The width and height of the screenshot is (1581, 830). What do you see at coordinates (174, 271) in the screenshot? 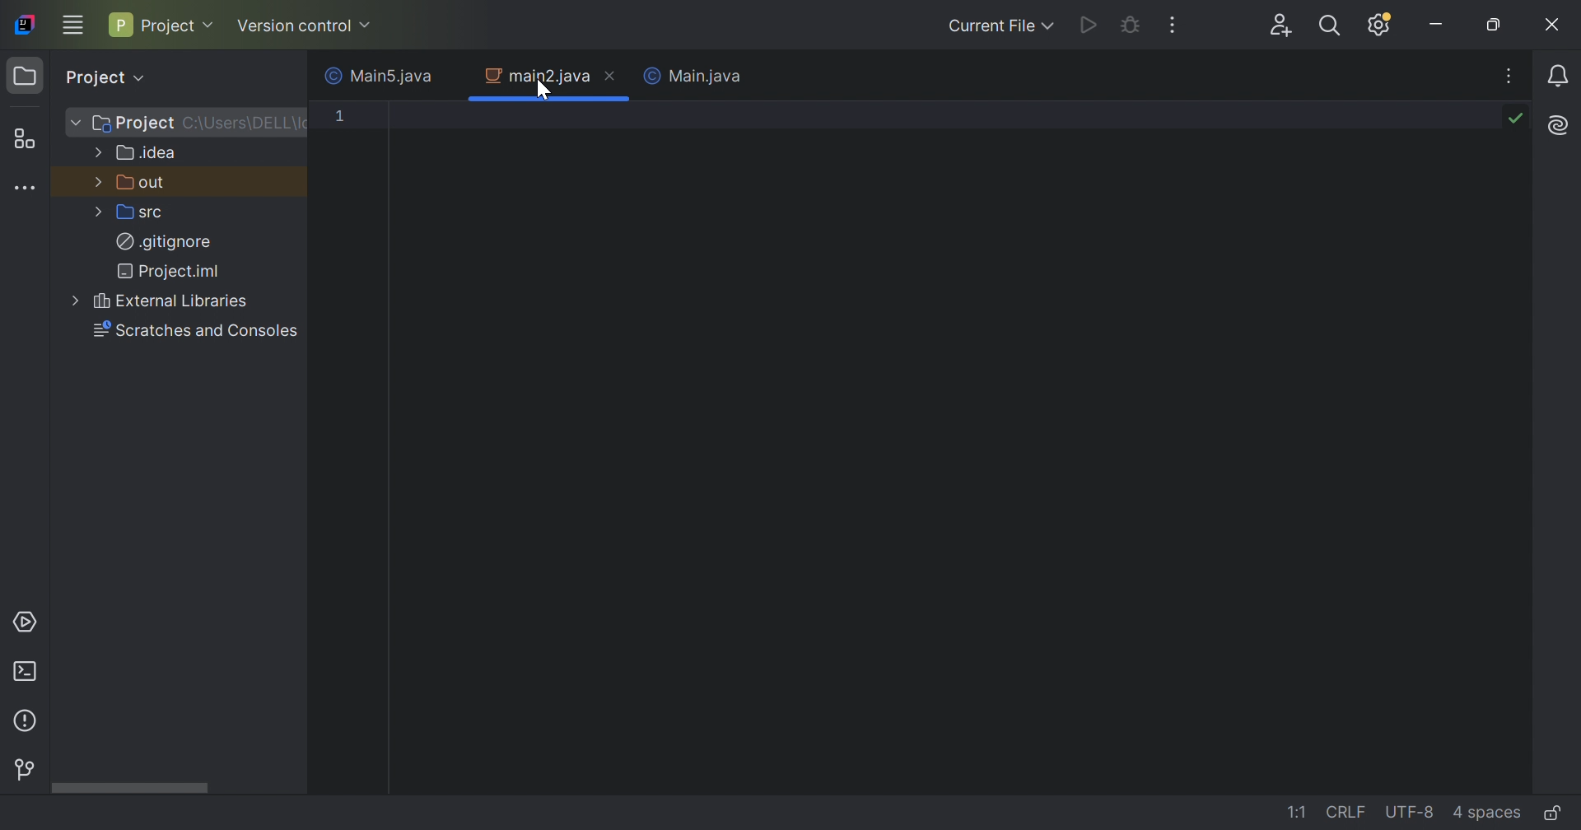
I see `Project.iml` at bounding box center [174, 271].